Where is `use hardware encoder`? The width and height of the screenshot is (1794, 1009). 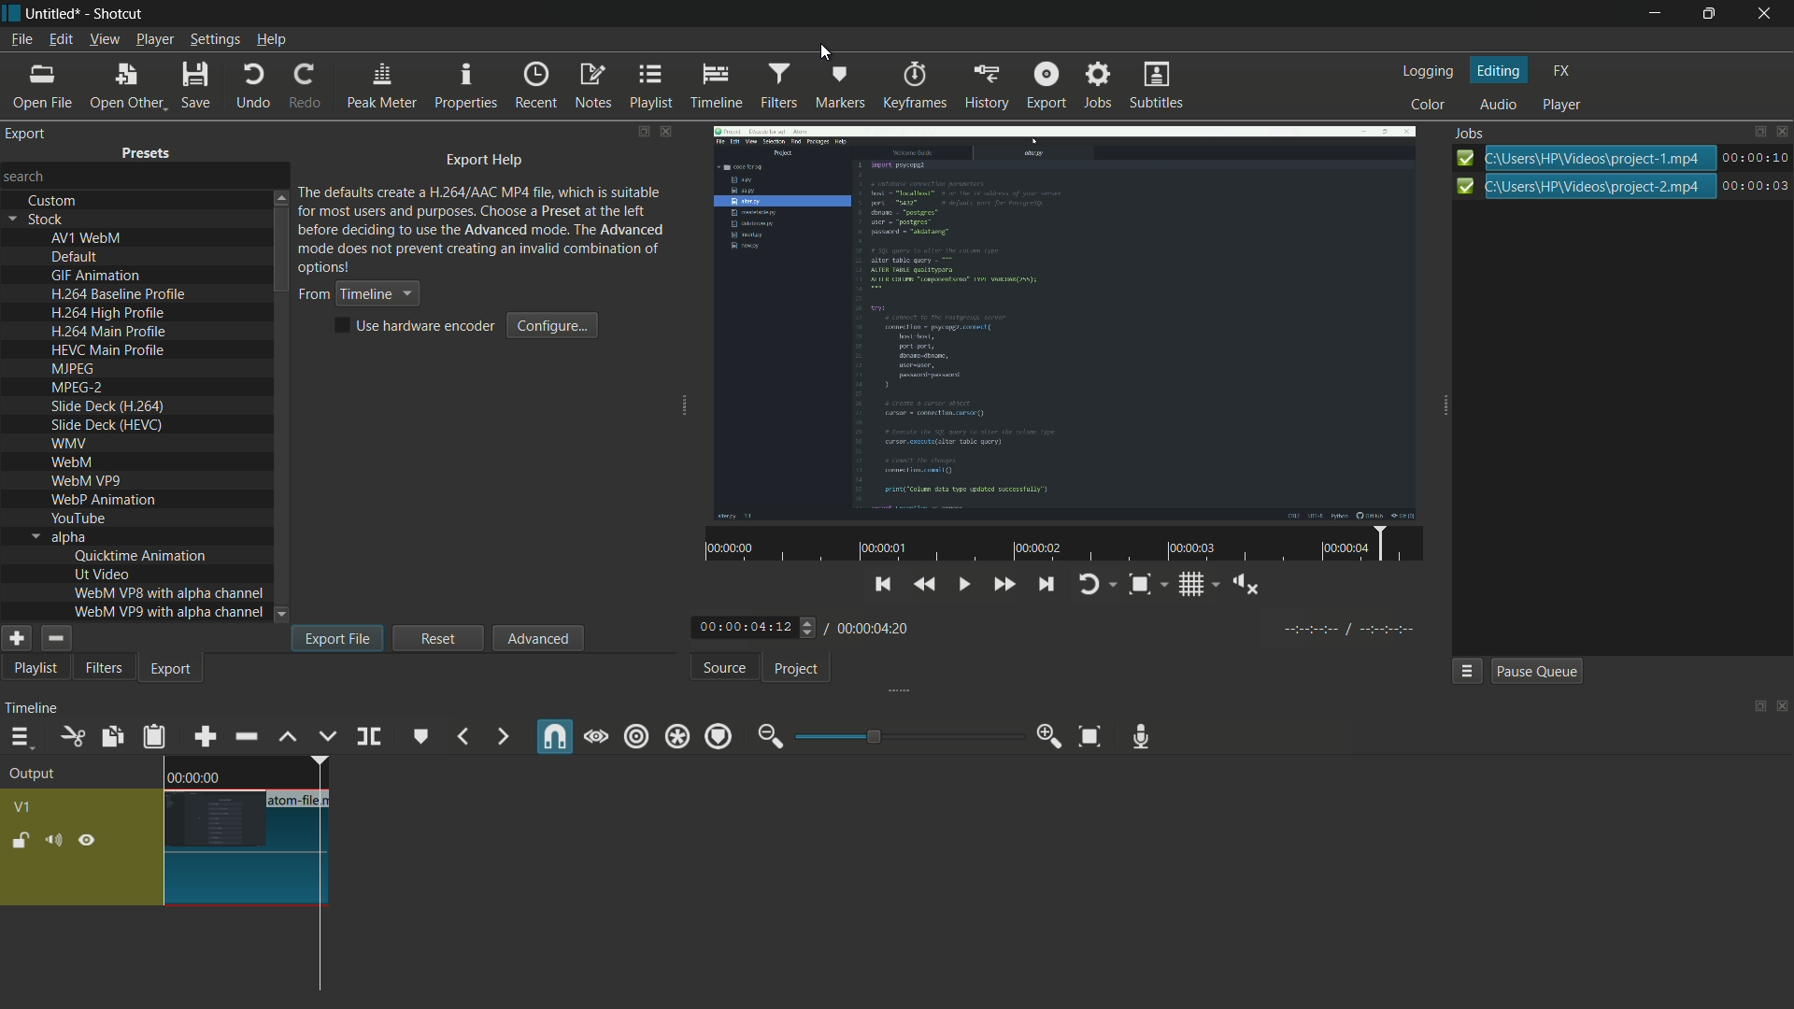
use hardware encoder is located at coordinates (418, 326).